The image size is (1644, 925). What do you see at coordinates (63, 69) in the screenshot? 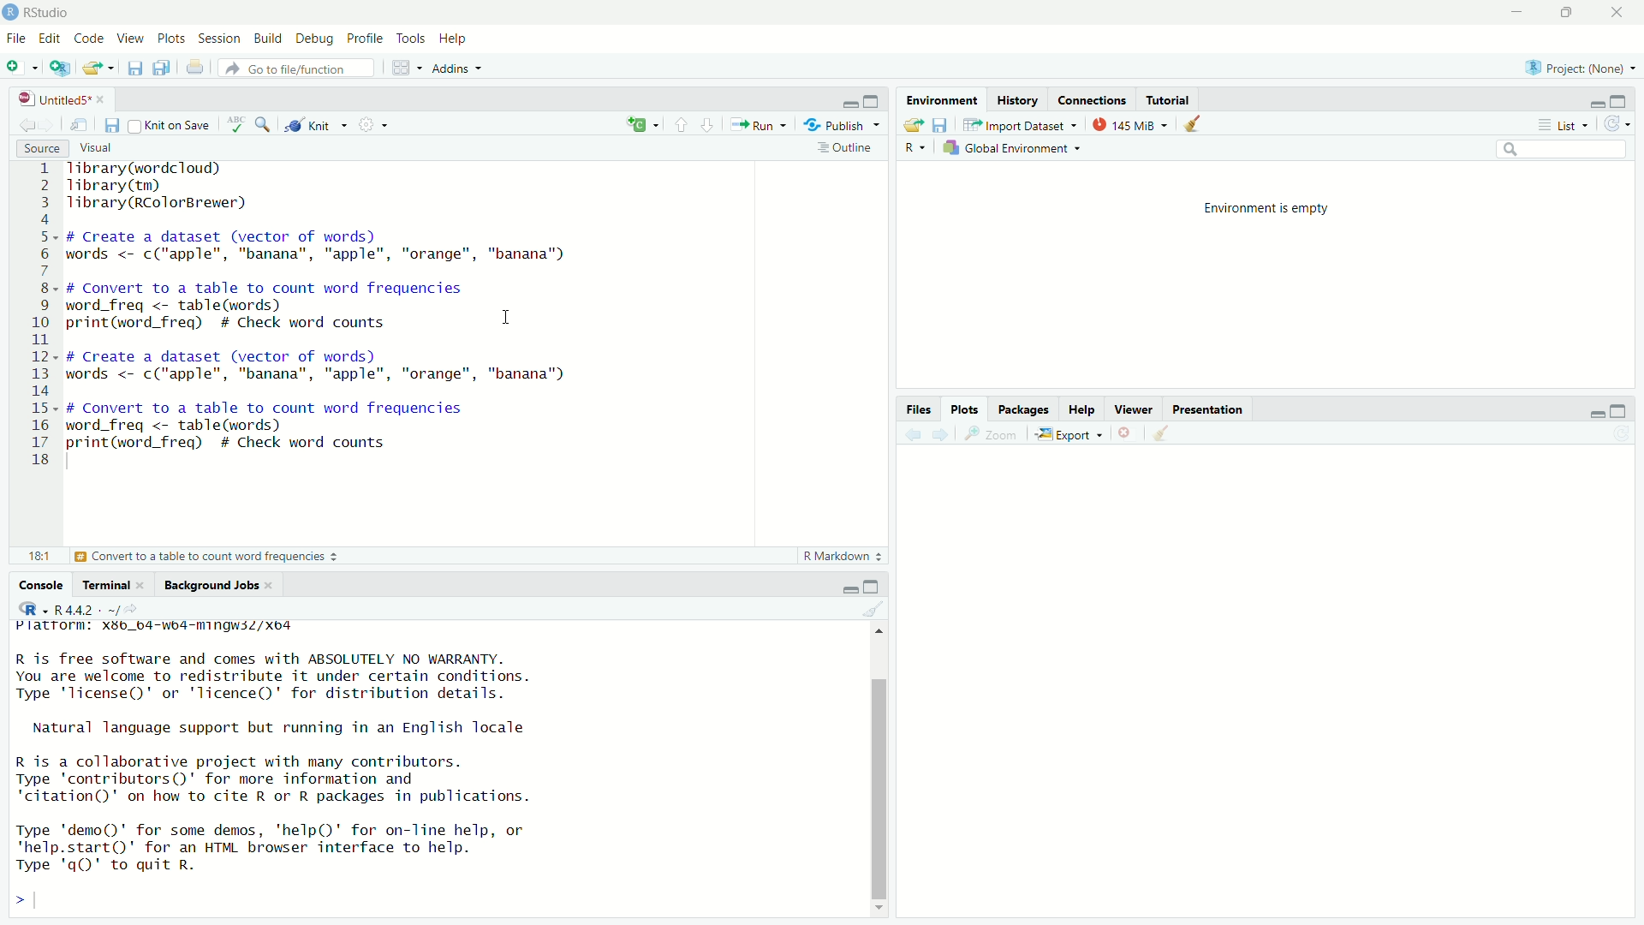
I see `Create a Project` at bounding box center [63, 69].